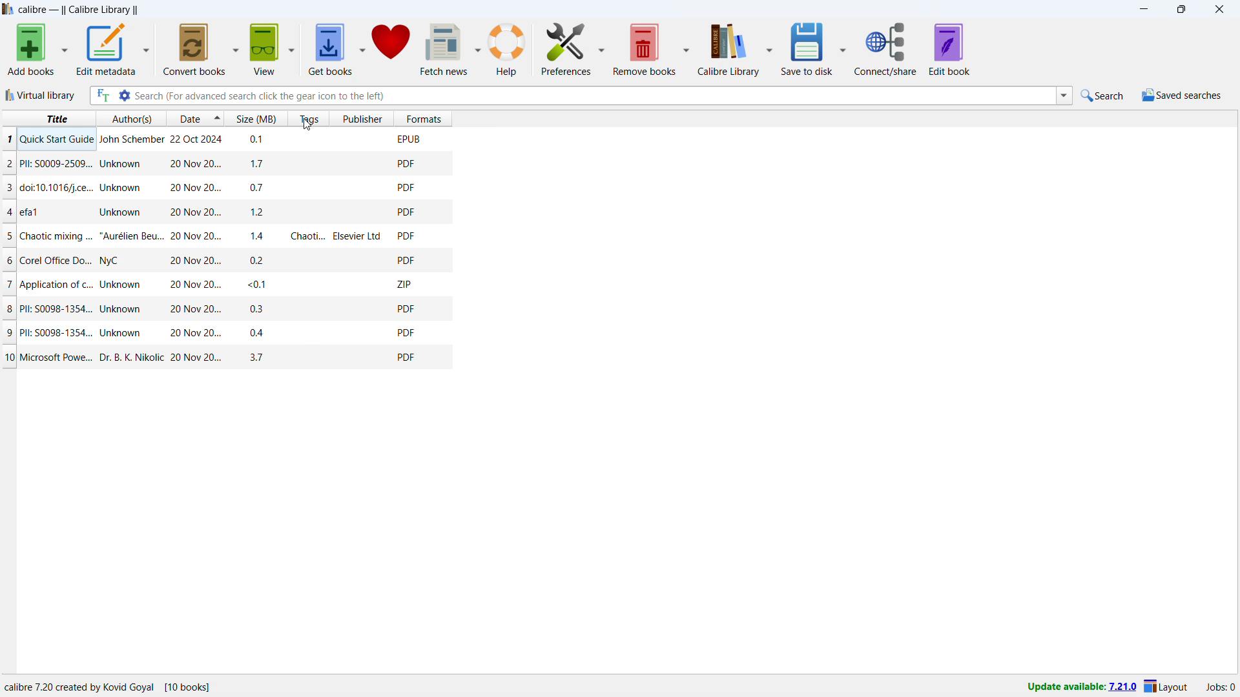 This screenshot has width=1240, height=697. I want to click on connect/share, so click(885, 50).